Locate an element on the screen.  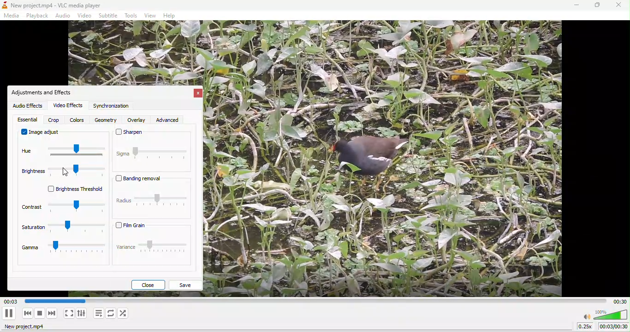
flim grain is located at coordinates (153, 226).